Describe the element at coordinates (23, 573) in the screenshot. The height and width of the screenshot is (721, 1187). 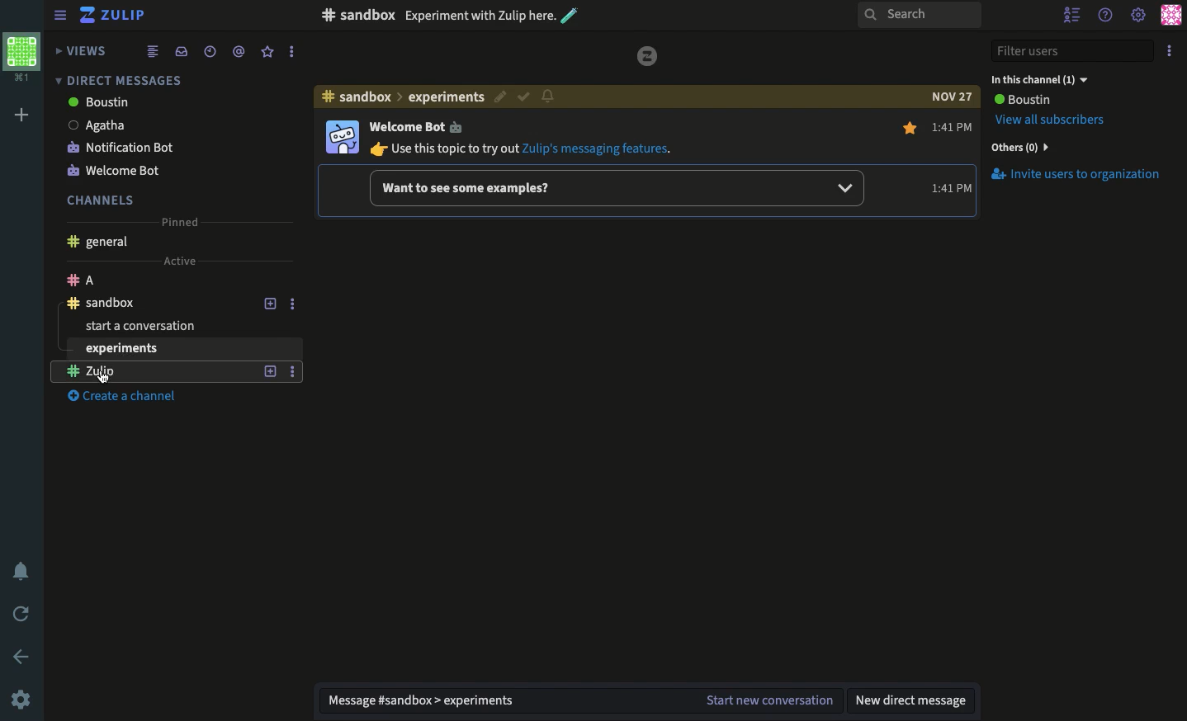
I see `Notification` at that location.